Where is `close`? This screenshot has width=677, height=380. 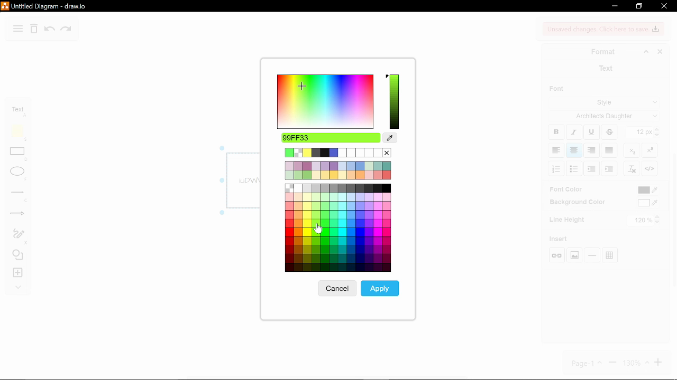
close is located at coordinates (664, 6).